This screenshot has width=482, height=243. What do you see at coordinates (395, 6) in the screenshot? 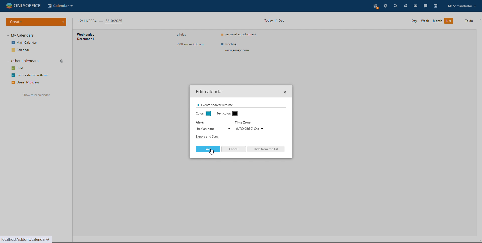
I see `search` at bounding box center [395, 6].